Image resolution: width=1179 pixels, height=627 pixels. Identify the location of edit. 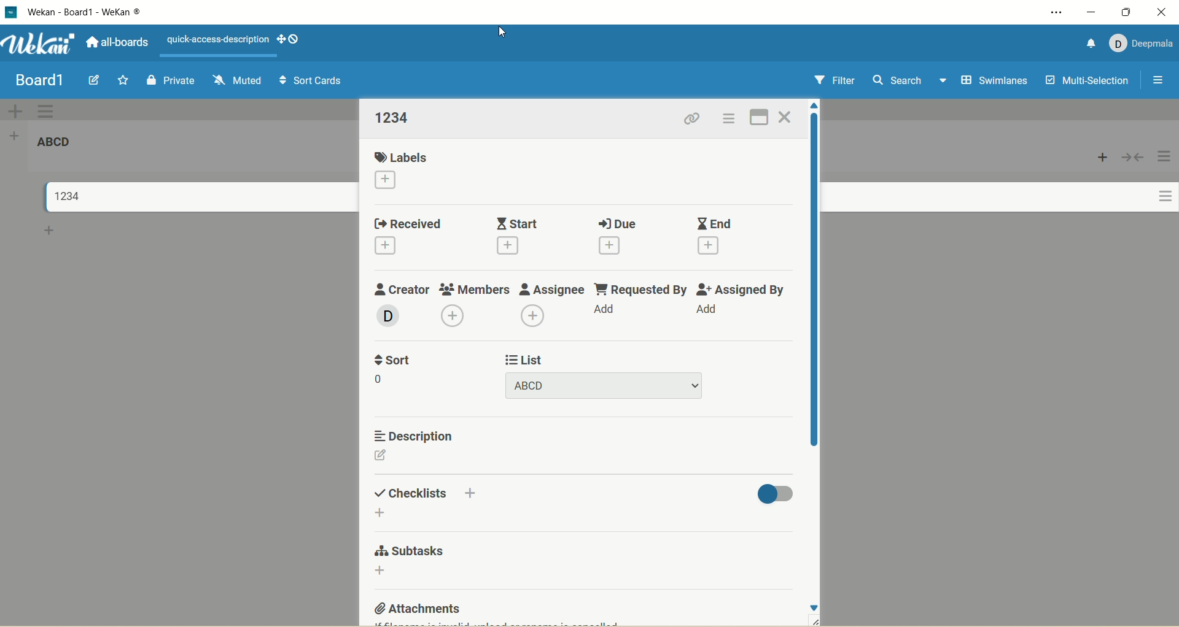
(383, 457).